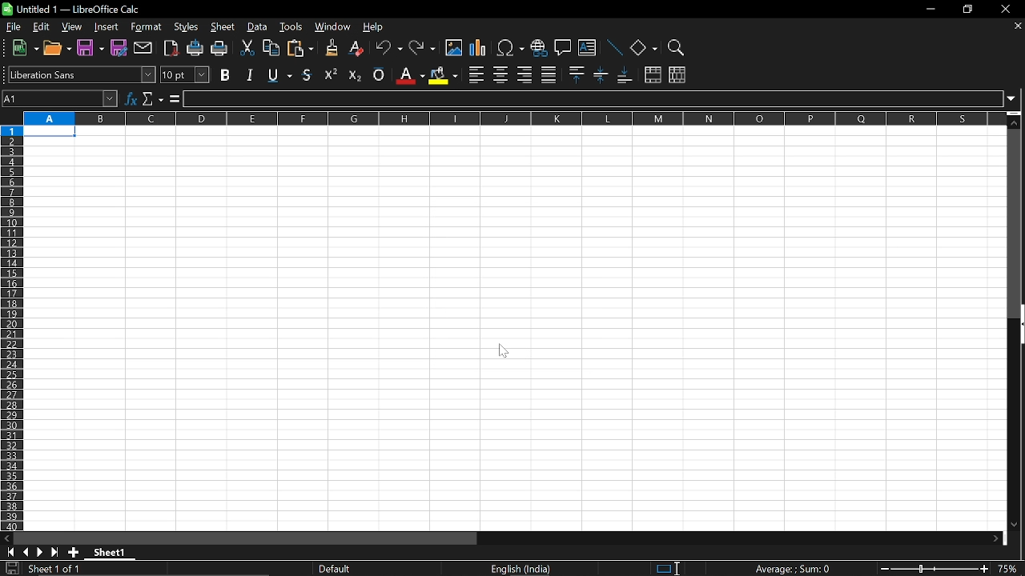 The width and height of the screenshot is (1025, 576). What do you see at coordinates (653, 76) in the screenshot?
I see `merge cells` at bounding box center [653, 76].